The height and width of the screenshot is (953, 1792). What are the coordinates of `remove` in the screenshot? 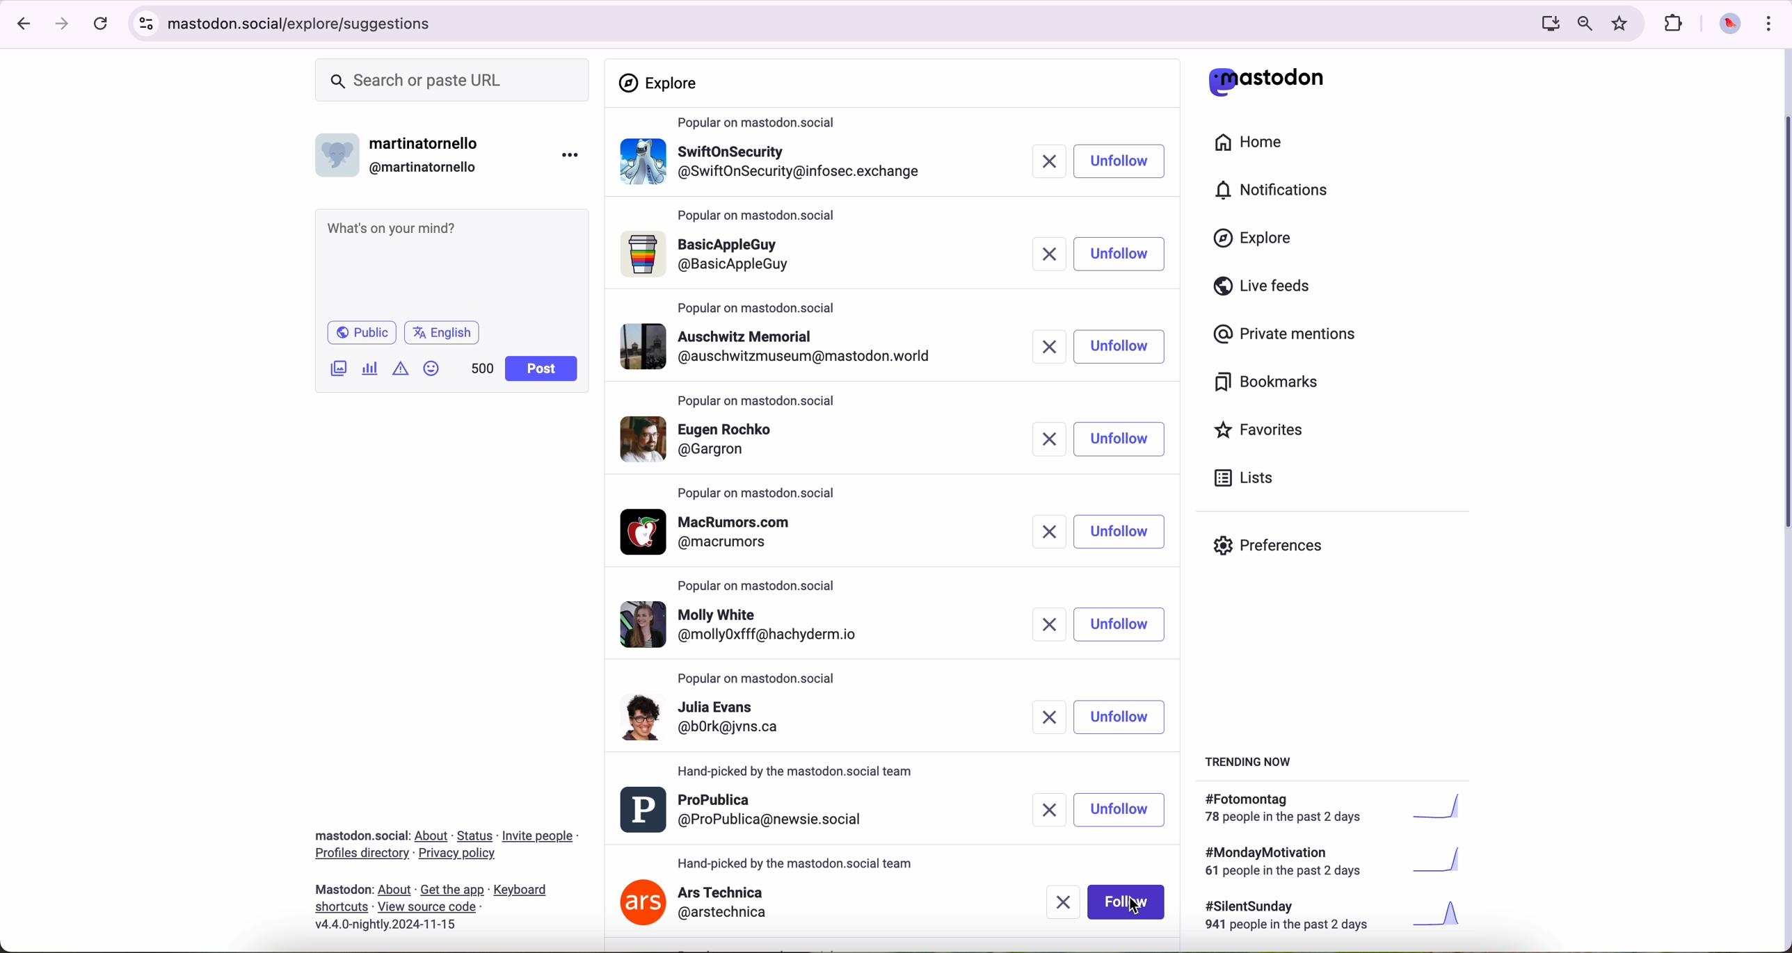 It's located at (1043, 252).